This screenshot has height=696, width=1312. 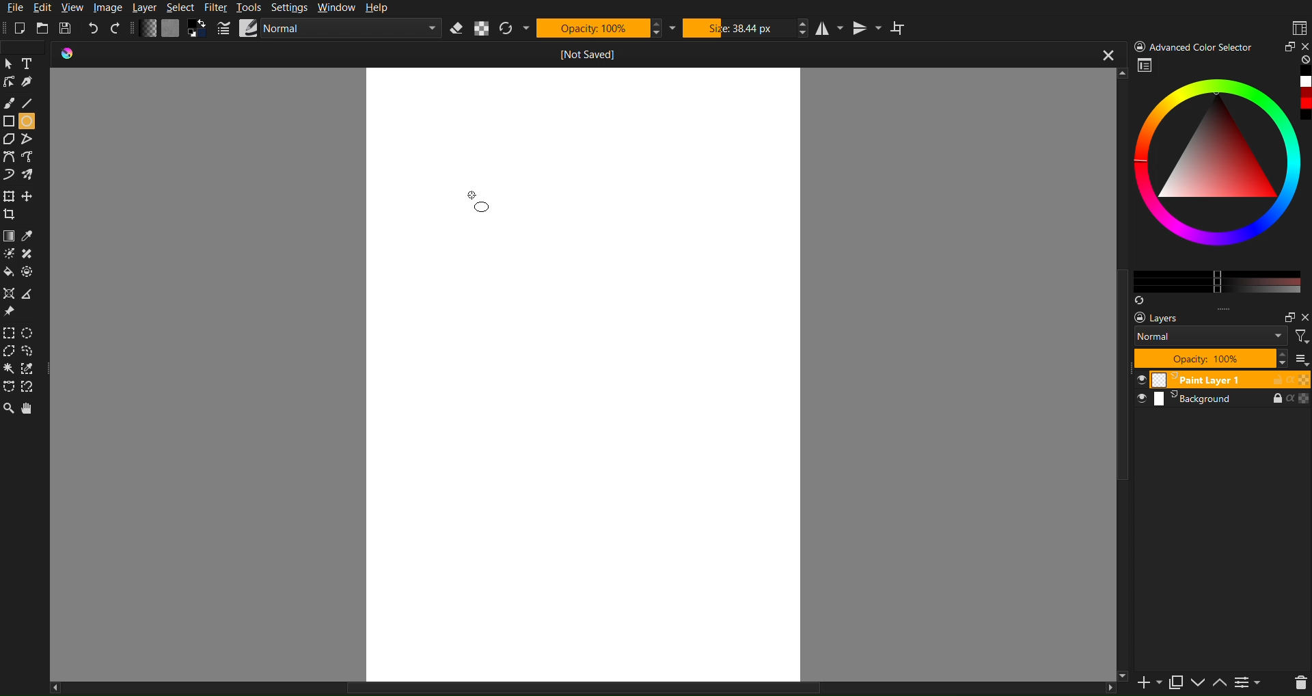 I want to click on Settings, so click(x=291, y=8).